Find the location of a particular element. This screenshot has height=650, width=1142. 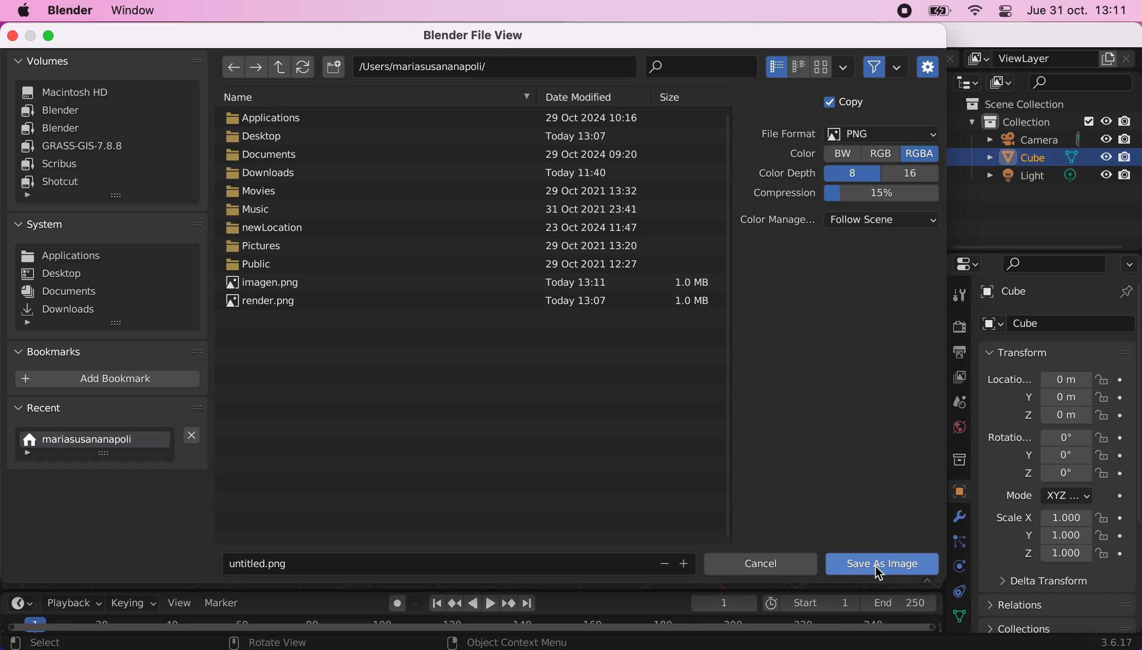

1 is located at coordinates (719, 603).